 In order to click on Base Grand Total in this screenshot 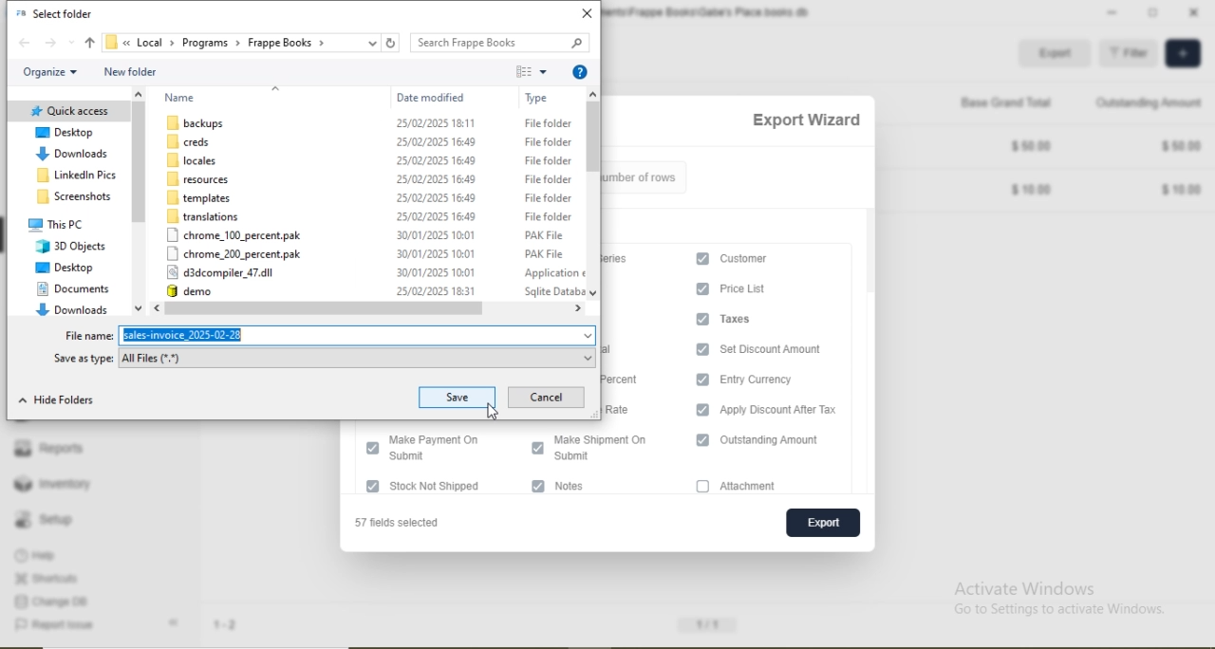, I will do `click(999, 102)`.